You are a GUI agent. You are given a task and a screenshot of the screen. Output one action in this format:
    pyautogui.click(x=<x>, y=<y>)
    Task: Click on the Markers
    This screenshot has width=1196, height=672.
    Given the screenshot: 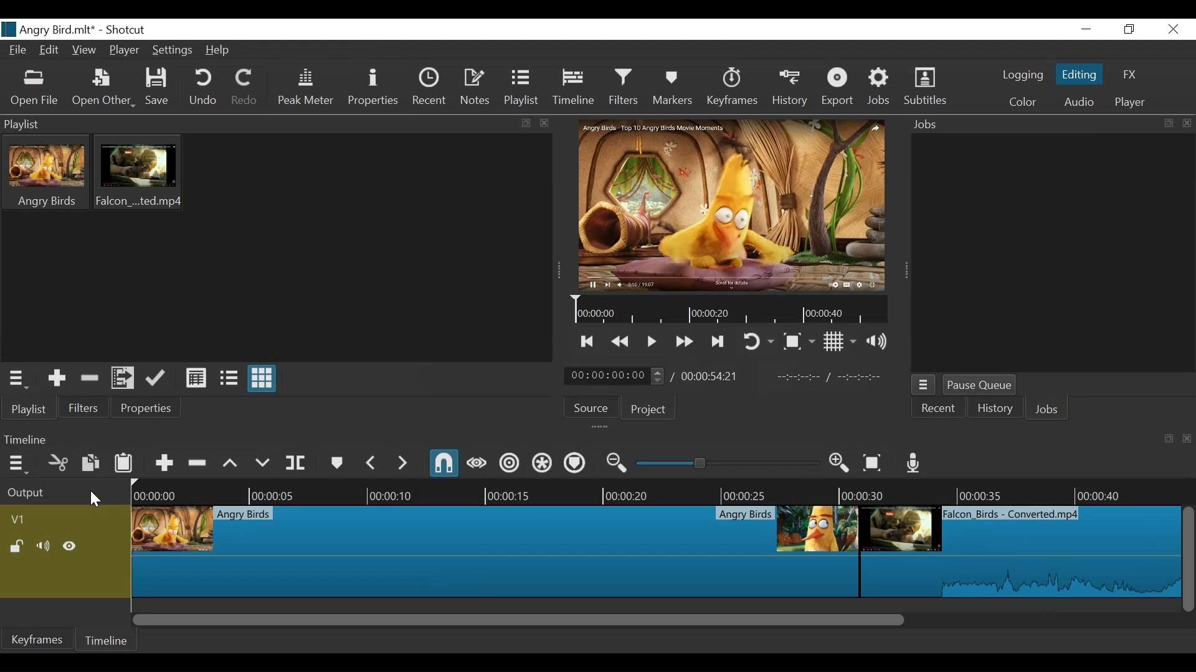 What is the action you would take?
    pyautogui.click(x=672, y=88)
    